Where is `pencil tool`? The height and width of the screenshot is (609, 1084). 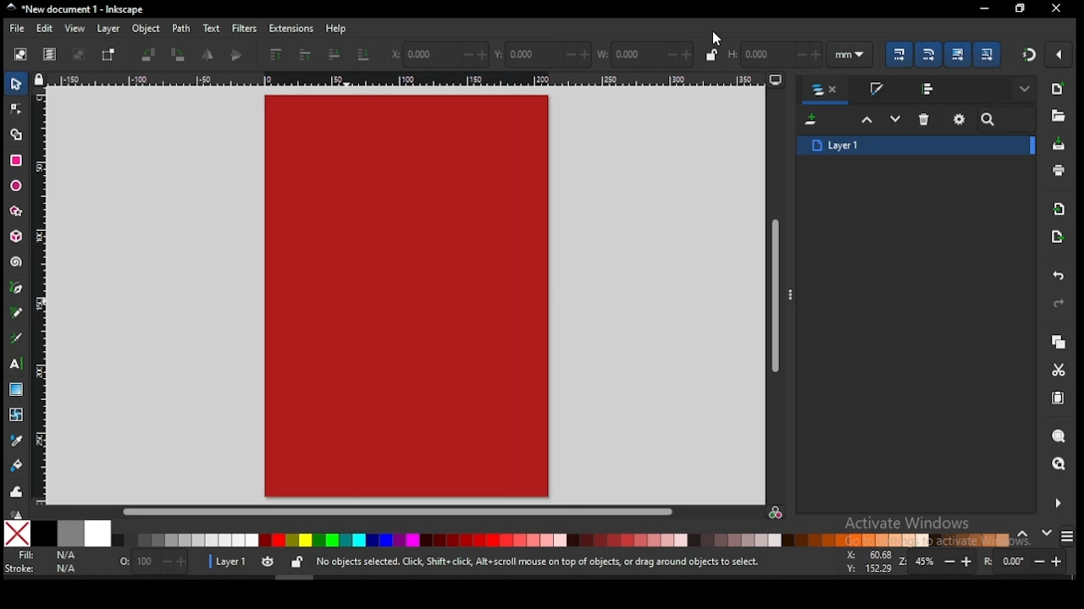
pencil tool is located at coordinates (18, 314).